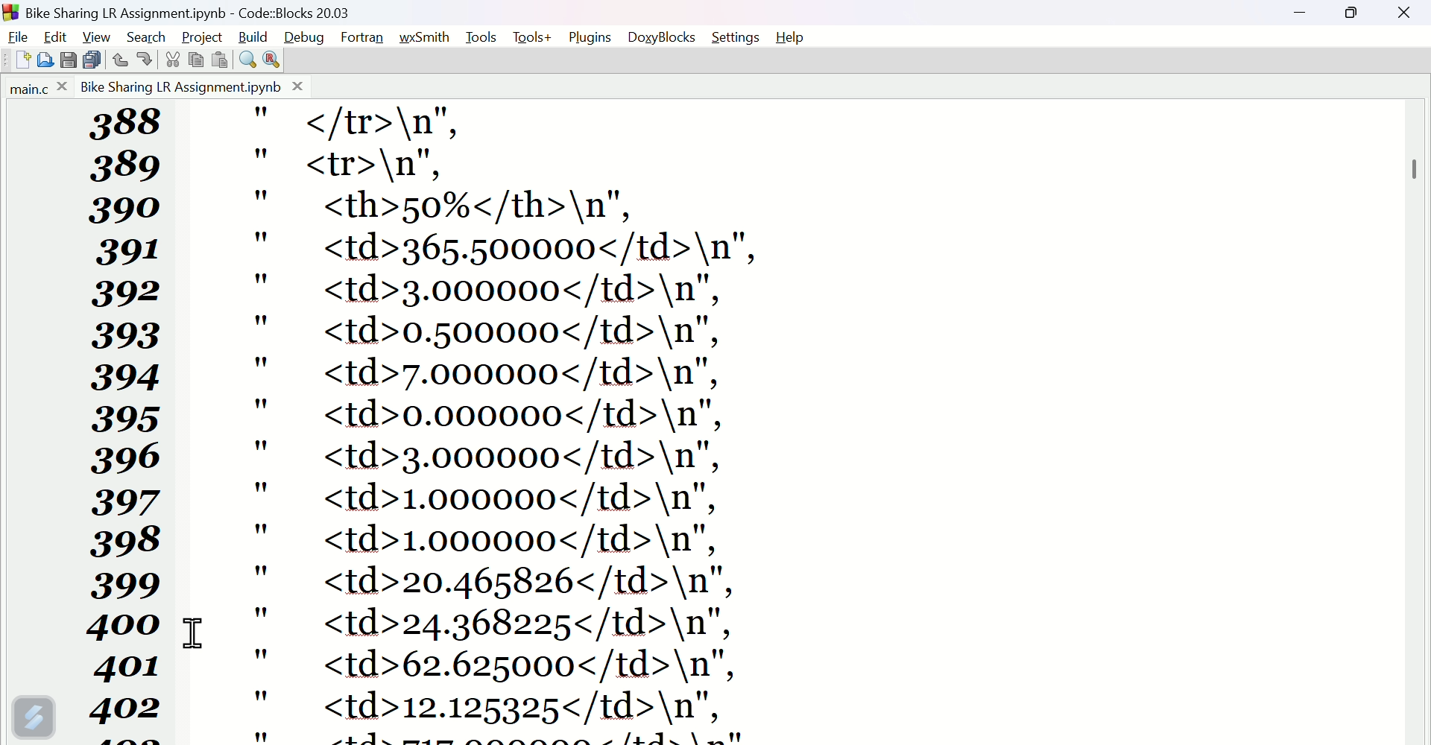  Describe the element at coordinates (127, 697) in the screenshot. I see `line numbers` at that location.